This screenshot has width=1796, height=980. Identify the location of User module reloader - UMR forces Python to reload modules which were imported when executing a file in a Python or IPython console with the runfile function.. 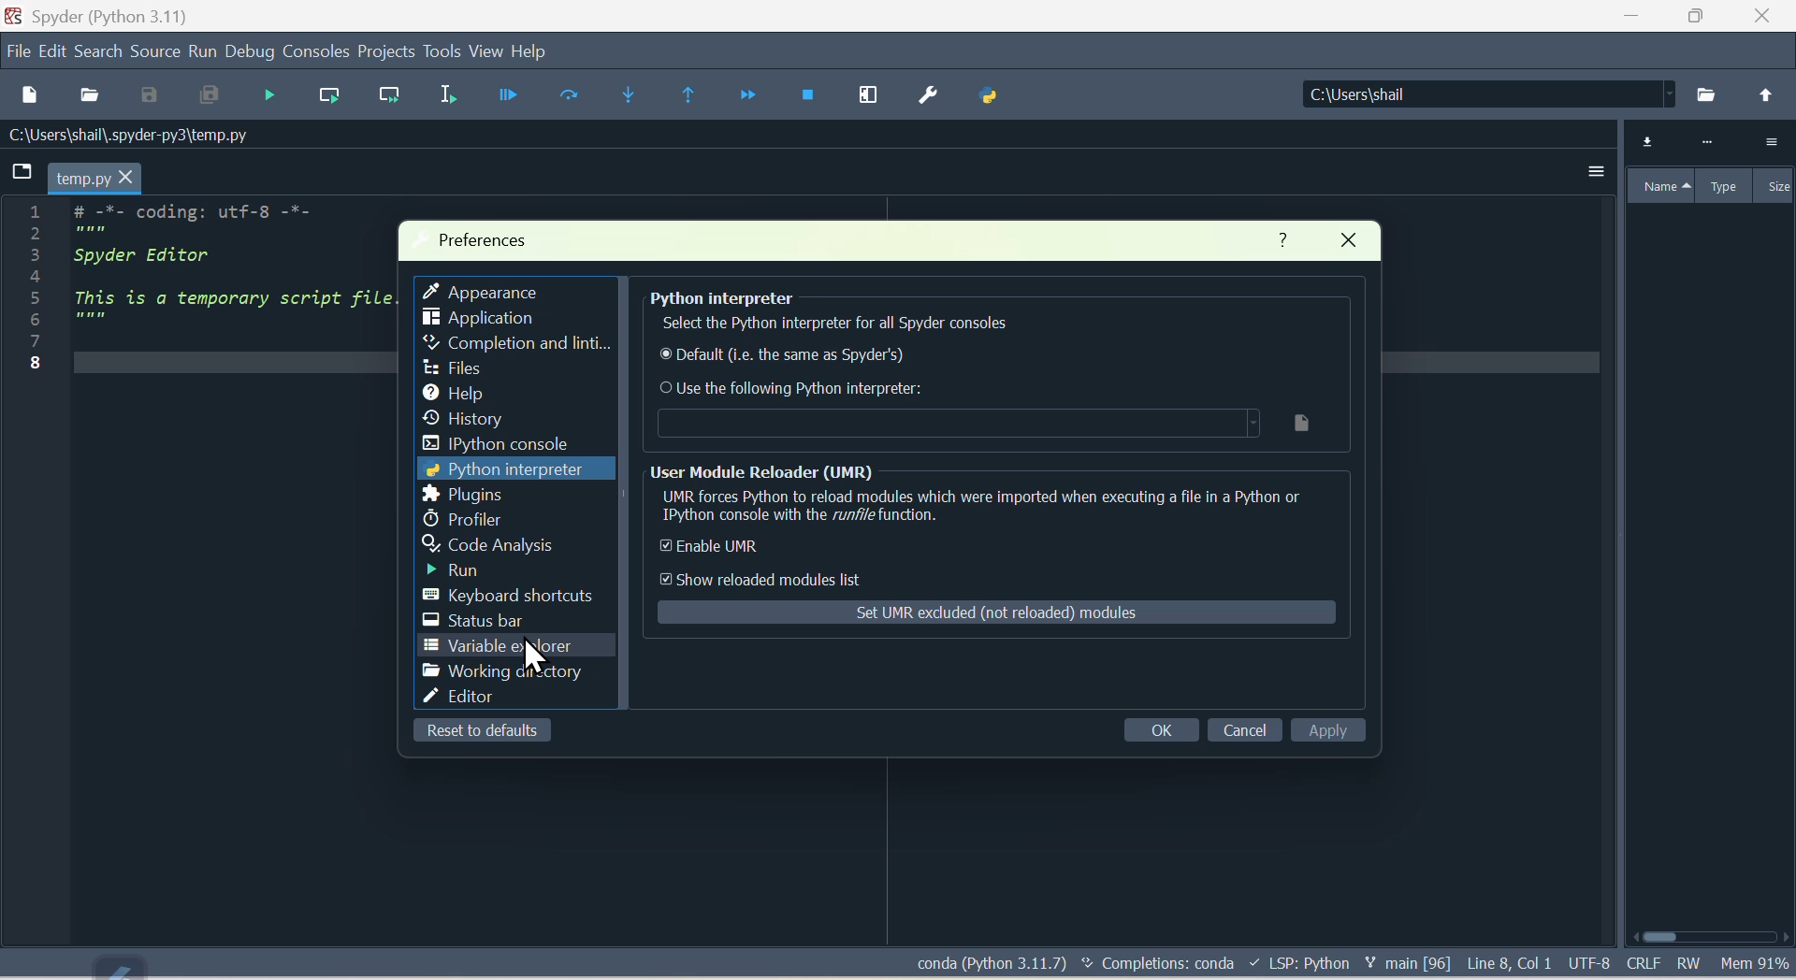
(987, 497).